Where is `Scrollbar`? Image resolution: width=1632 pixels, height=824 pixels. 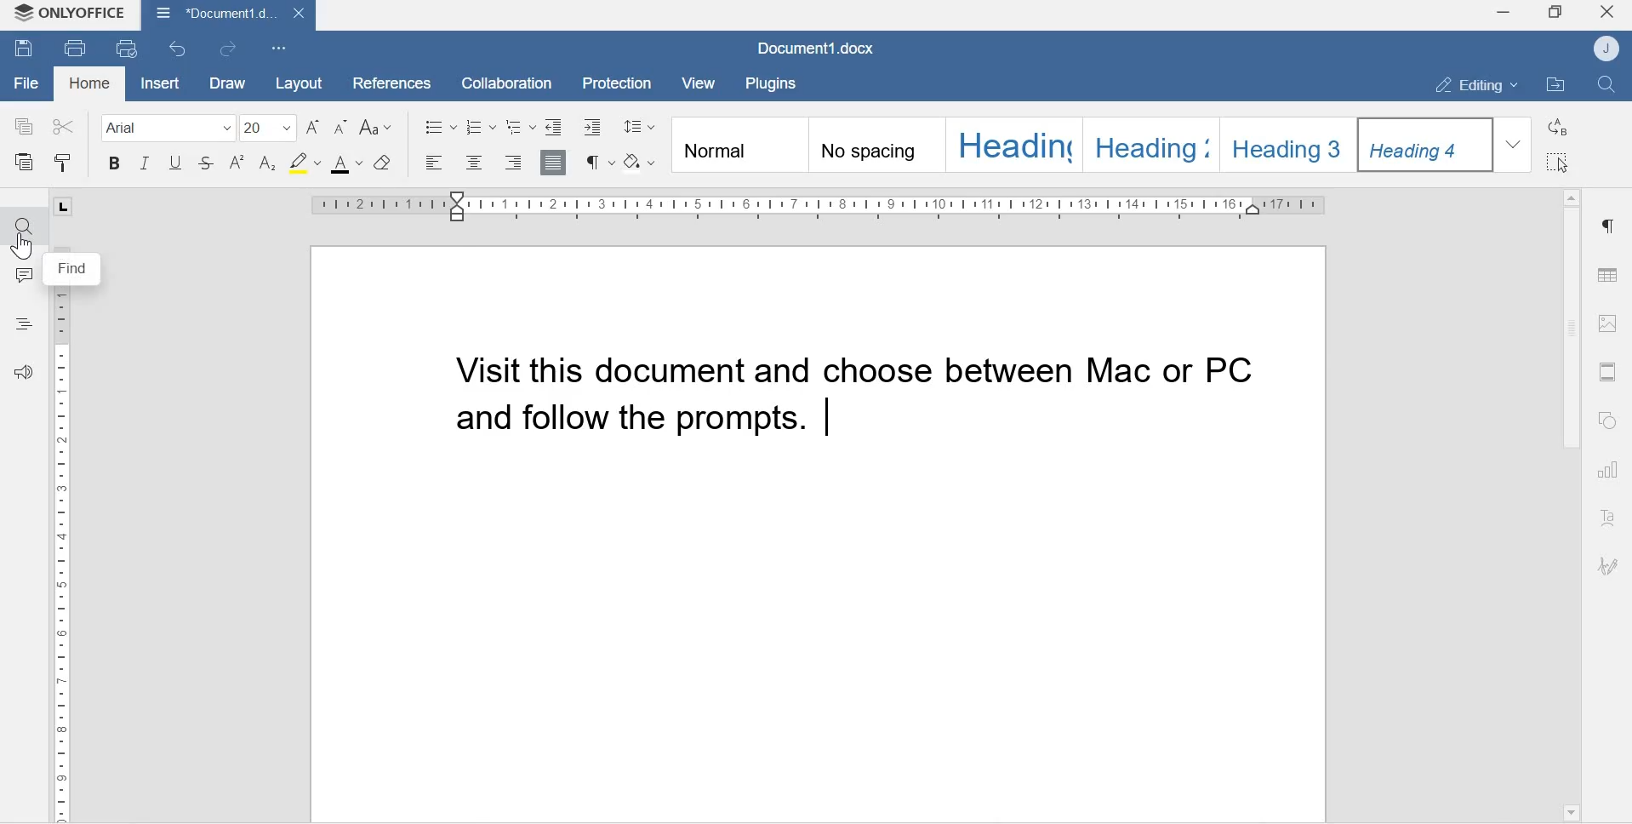
Scrollbar is located at coordinates (1569, 330).